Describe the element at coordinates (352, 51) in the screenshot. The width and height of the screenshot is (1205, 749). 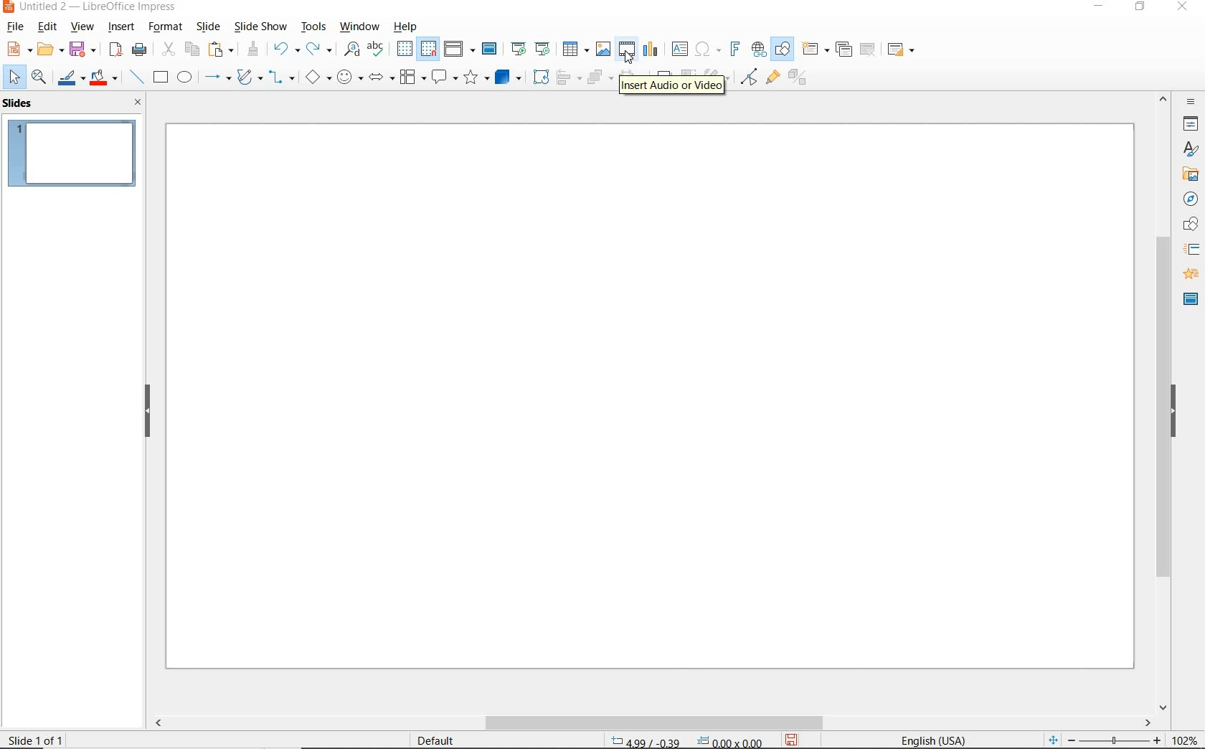
I see `FIND AND REPLACE` at that location.